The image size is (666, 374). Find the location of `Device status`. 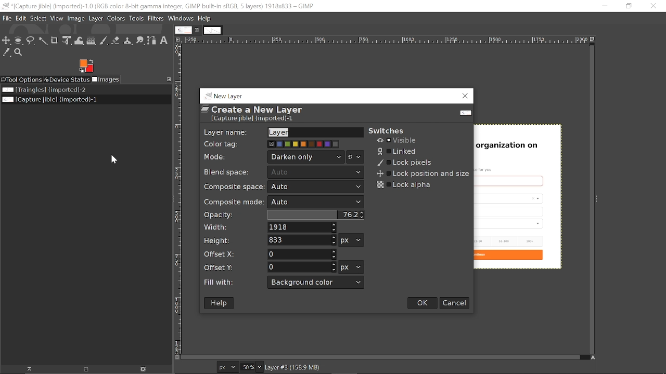

Device status is located at coordinates (67, 80).